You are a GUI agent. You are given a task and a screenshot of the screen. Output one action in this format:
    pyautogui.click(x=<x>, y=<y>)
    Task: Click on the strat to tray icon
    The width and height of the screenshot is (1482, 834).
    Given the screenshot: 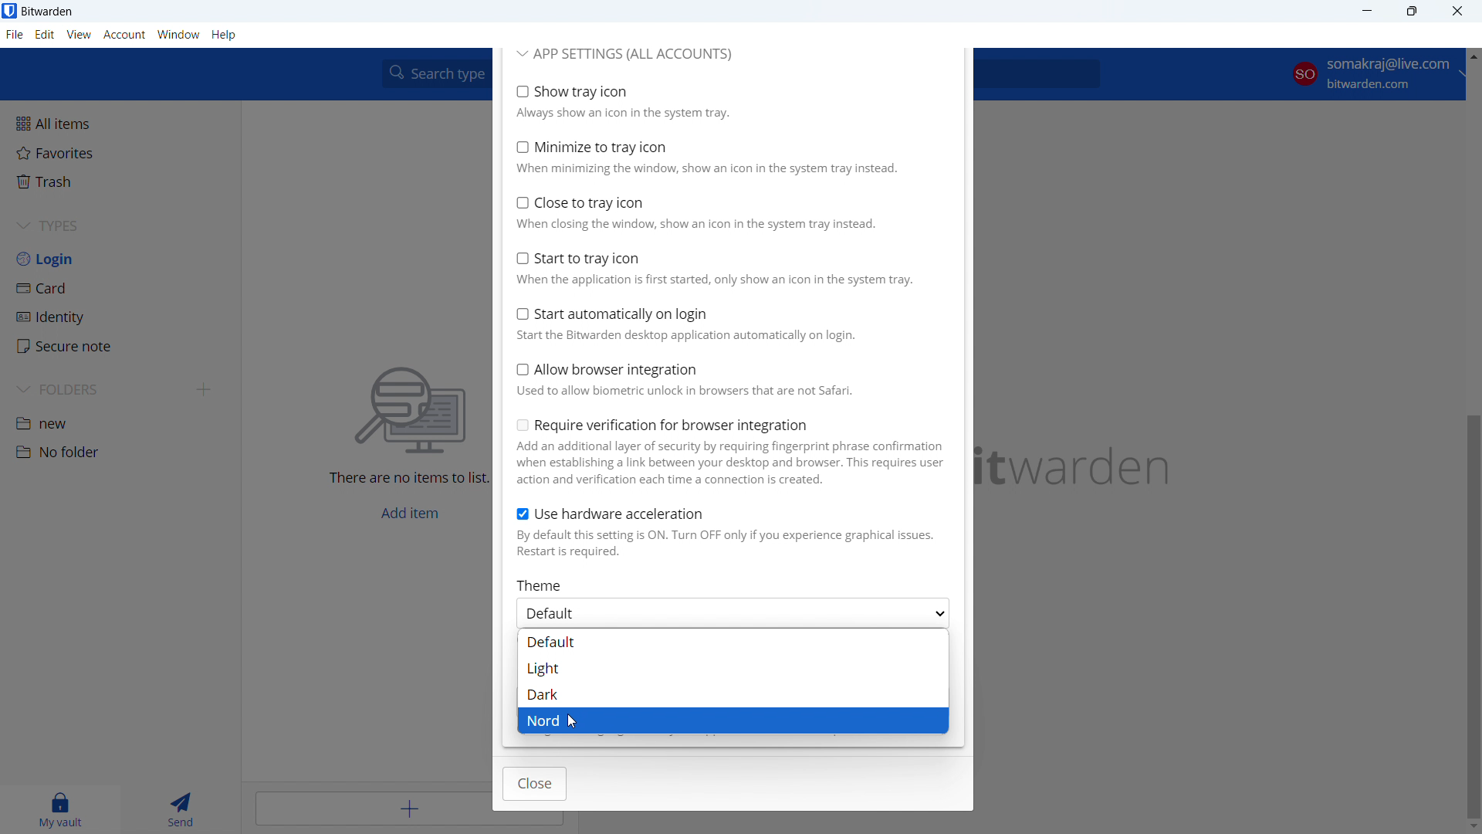 What is the action you would take?
    pyautogui.click(x=727, y=267)
    